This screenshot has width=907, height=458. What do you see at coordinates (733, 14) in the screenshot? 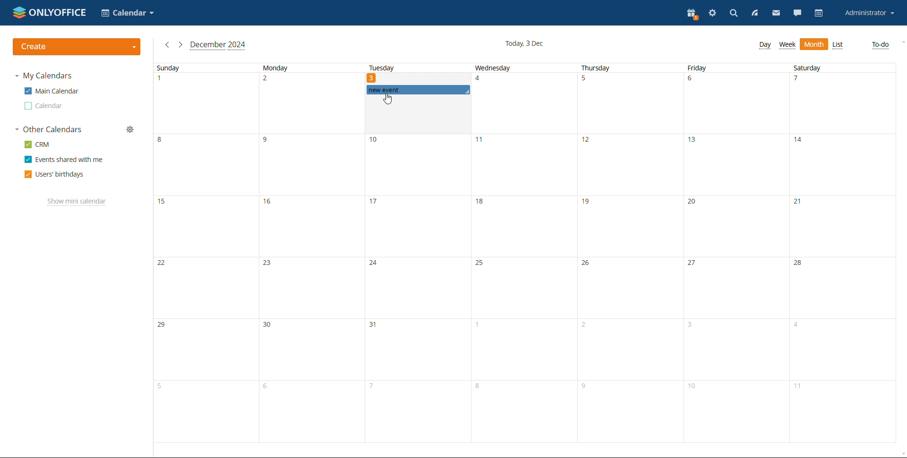
I see `search` at bounding box center [733, 14].